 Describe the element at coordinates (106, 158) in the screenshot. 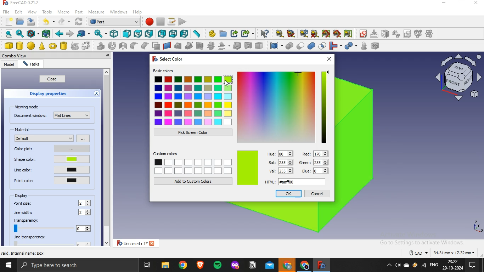

I see `scrollbar` at that location.